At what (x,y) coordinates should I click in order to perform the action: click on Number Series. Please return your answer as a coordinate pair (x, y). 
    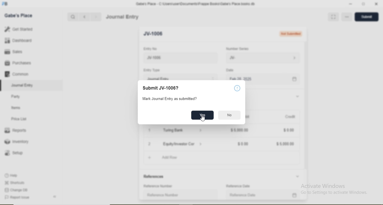
    Looking at the image, I should click on (237, 49).